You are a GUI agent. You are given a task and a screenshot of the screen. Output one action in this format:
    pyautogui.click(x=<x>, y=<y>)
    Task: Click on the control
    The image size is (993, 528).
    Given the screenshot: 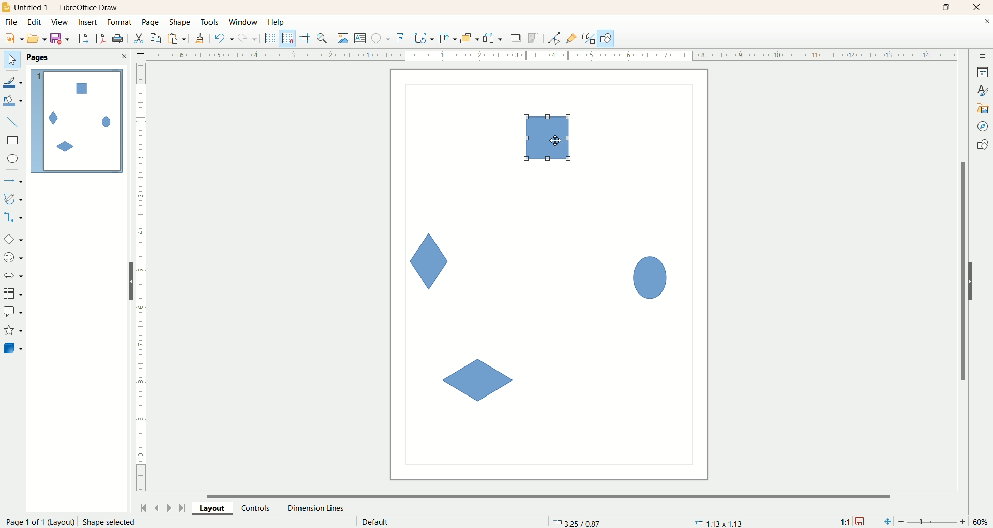 What is the action you would take?
    pyautogui.click(x=260, y=508)
    